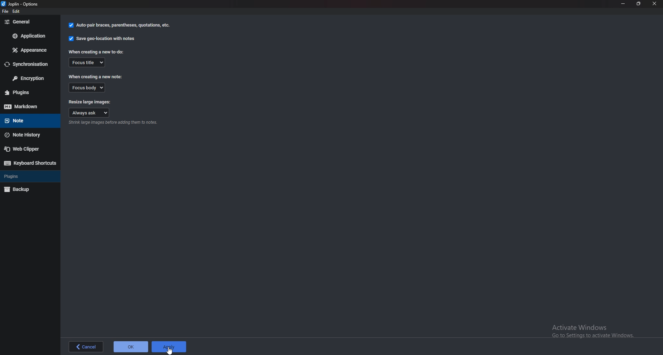 The width and height of the screenshot is (663, 355). I want to click on Keyboard shortcuts, so click(29, 164).